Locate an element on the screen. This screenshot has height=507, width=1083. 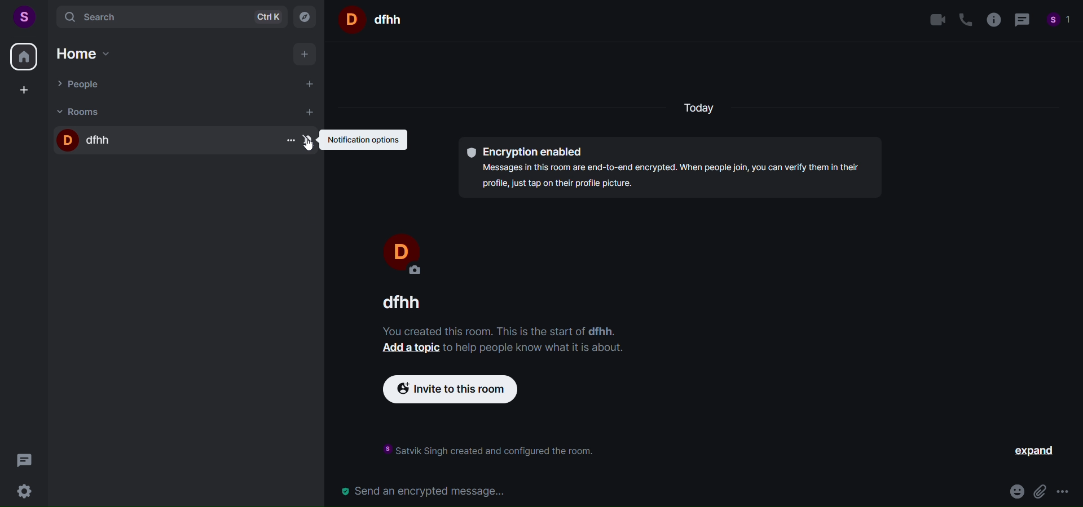
video call is located at coordinates (936, 19).